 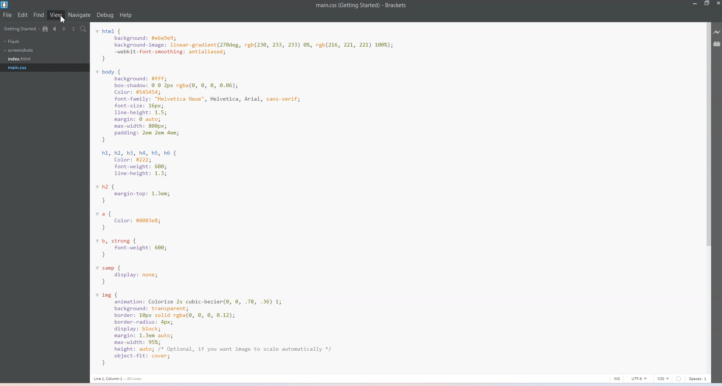 What do you see at coordinates (617, 378) in the screenshot?
I see `click to toggle cursor` at bounding box center [617, 378].